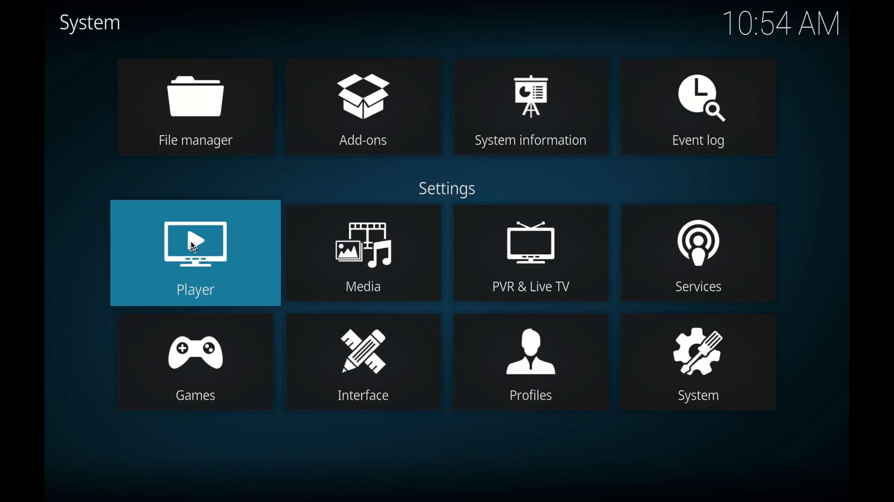  What do you see at coordinates (447, 190) in the screenshot?
I see `settings` at bounding box center [447, 190].